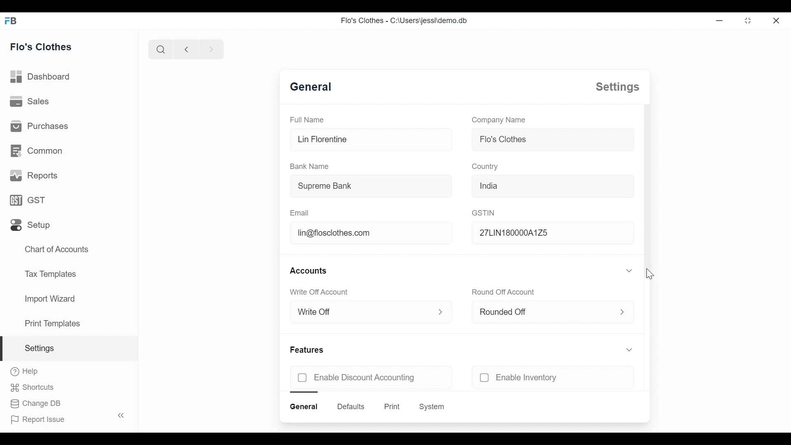 Image resolution: width=791 pixels, height=445 pixels. What do you see at coordinates (649, 275) in the screenshot?
I see `Cursor` at bounding box center [649, 275].